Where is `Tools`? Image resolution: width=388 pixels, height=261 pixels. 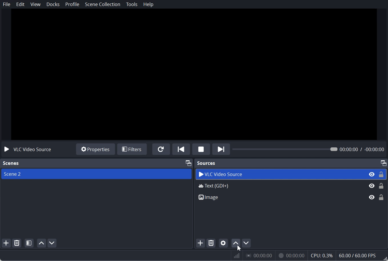 Tools is located at coordinates (132, 4).